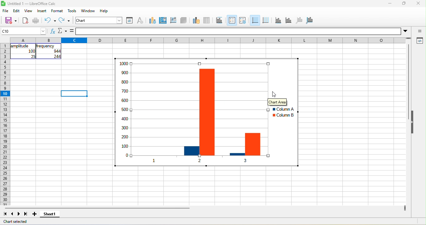  What do you see at coordinates (26, 214) in the screenshot?
I see `last sheet` at bounding box center [26, 214].